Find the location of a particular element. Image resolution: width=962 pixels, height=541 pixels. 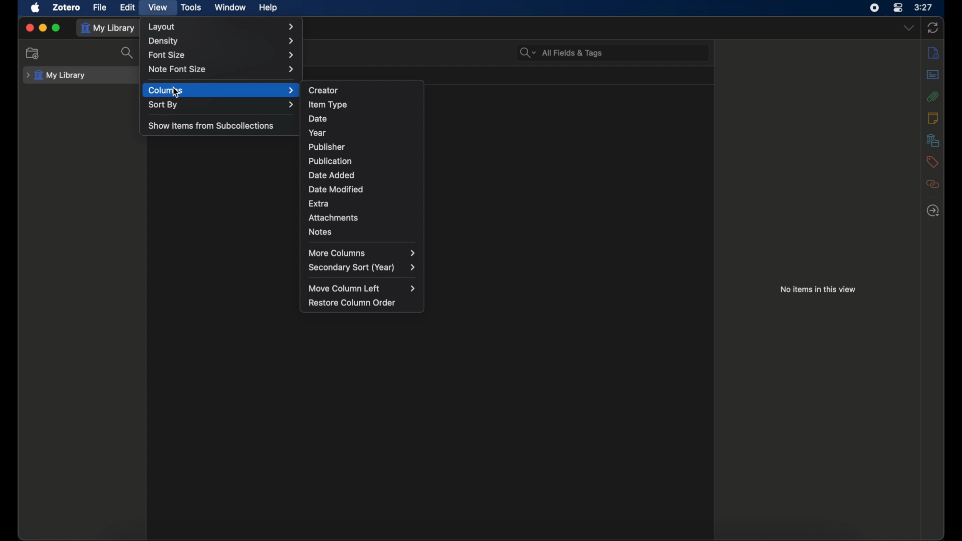

libraries is located at coordinates (932, 140).